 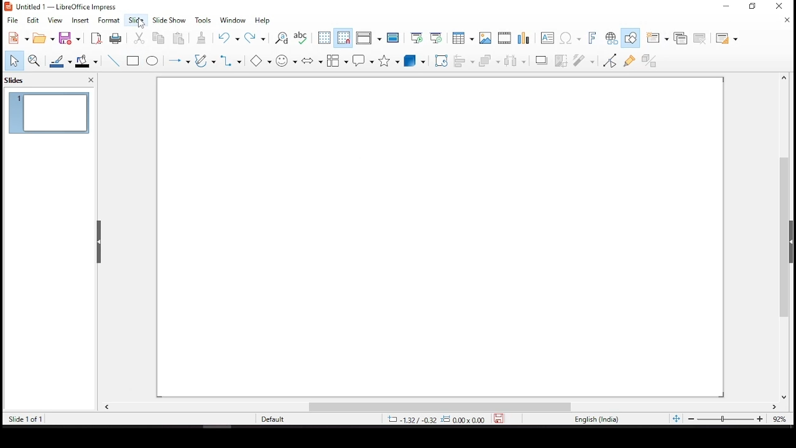 I want to click on edit, so click(x=32, y=19).